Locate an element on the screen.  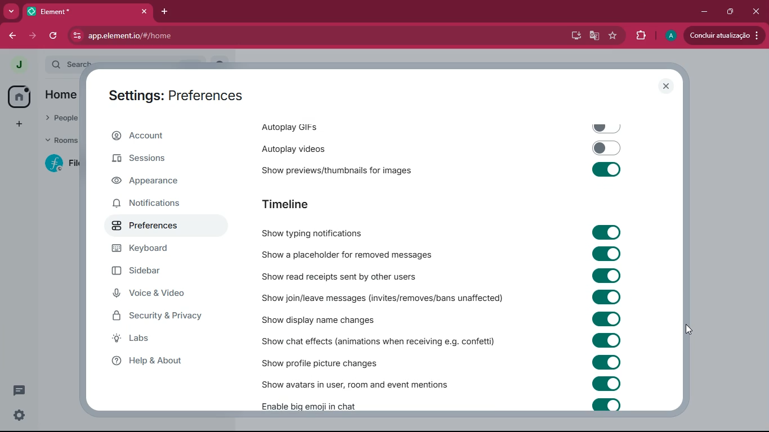
view profile  is located at coordinates (15, 65).